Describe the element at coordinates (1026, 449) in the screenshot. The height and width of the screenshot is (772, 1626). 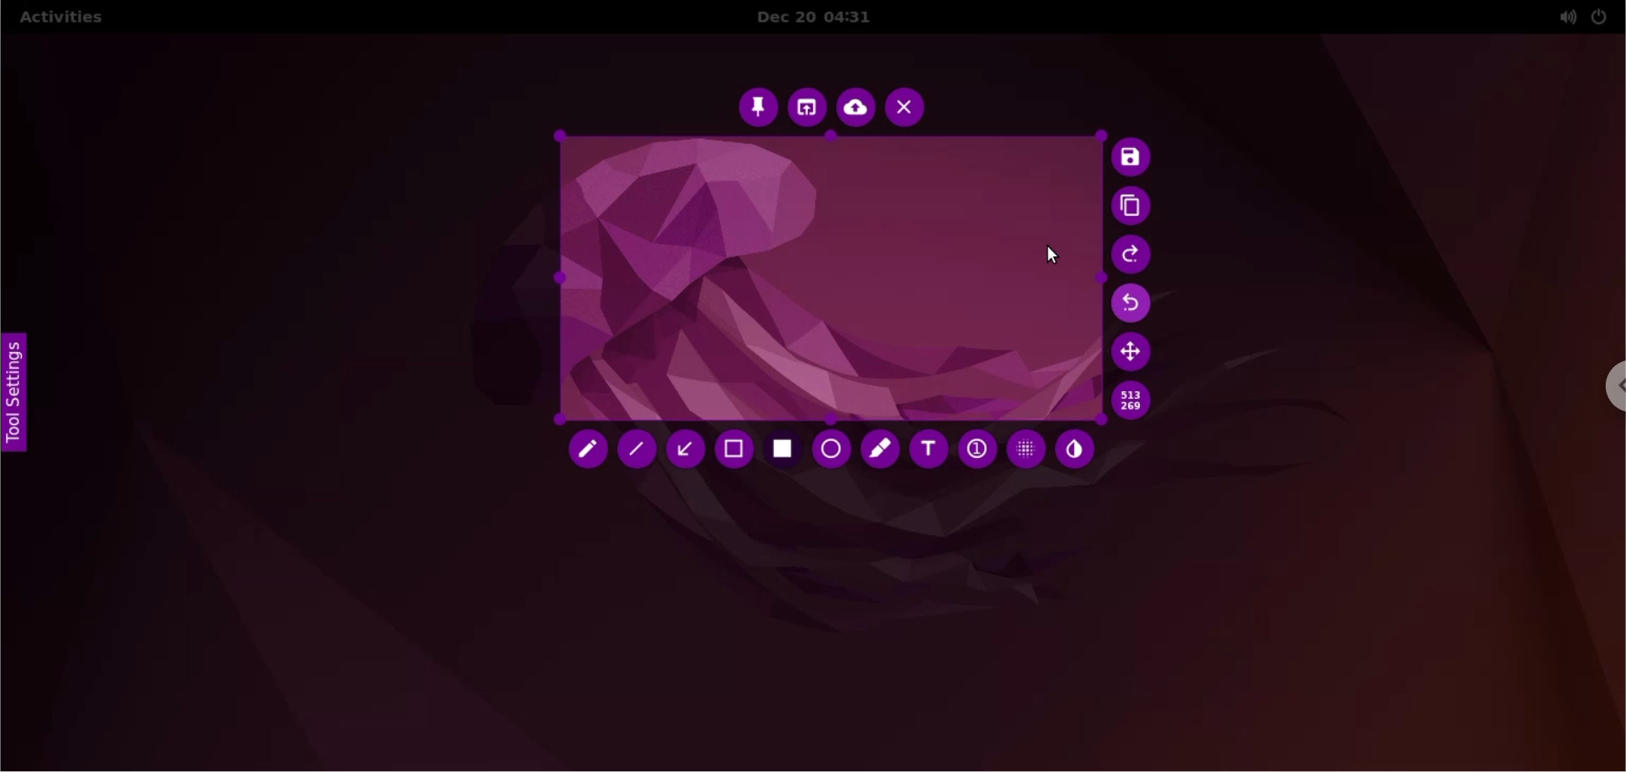
I see `pixelette` at that location.